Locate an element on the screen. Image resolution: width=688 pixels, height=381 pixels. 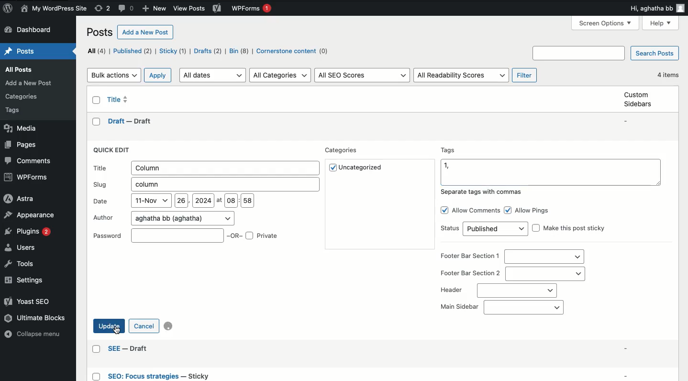
 is located at coordinates (197, 376).